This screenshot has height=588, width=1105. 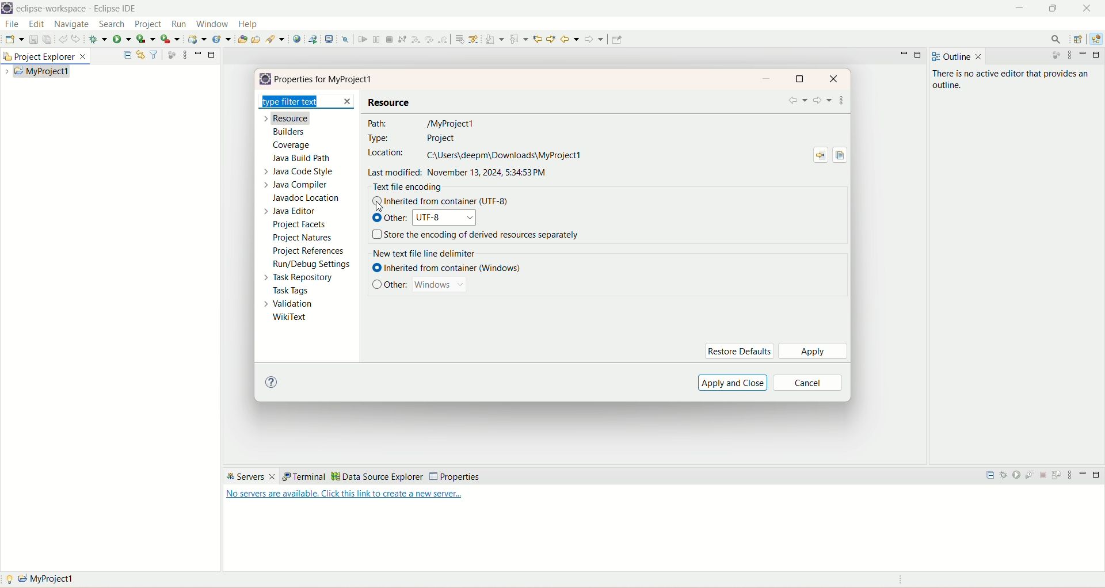 I want to click on minimize, so click(x=1021, y=7).